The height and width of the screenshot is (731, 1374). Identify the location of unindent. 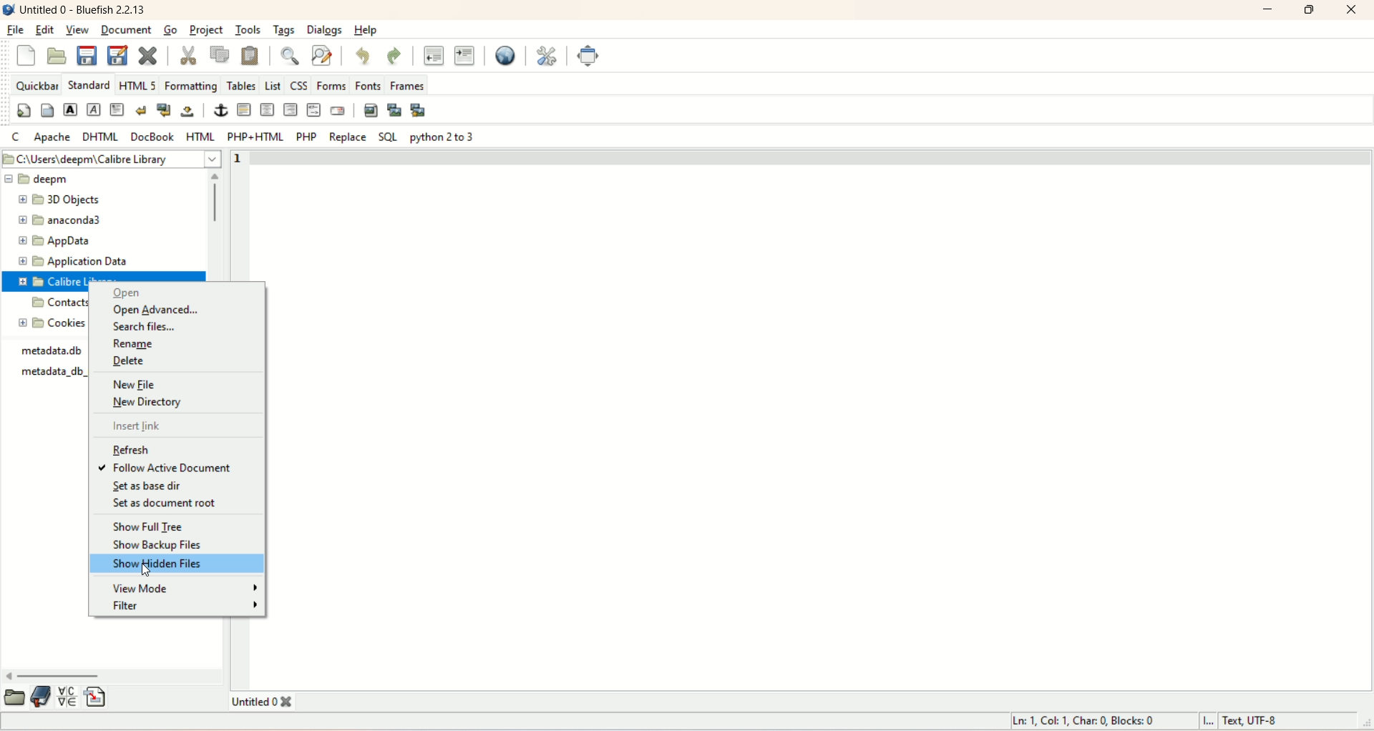
(432, 54).